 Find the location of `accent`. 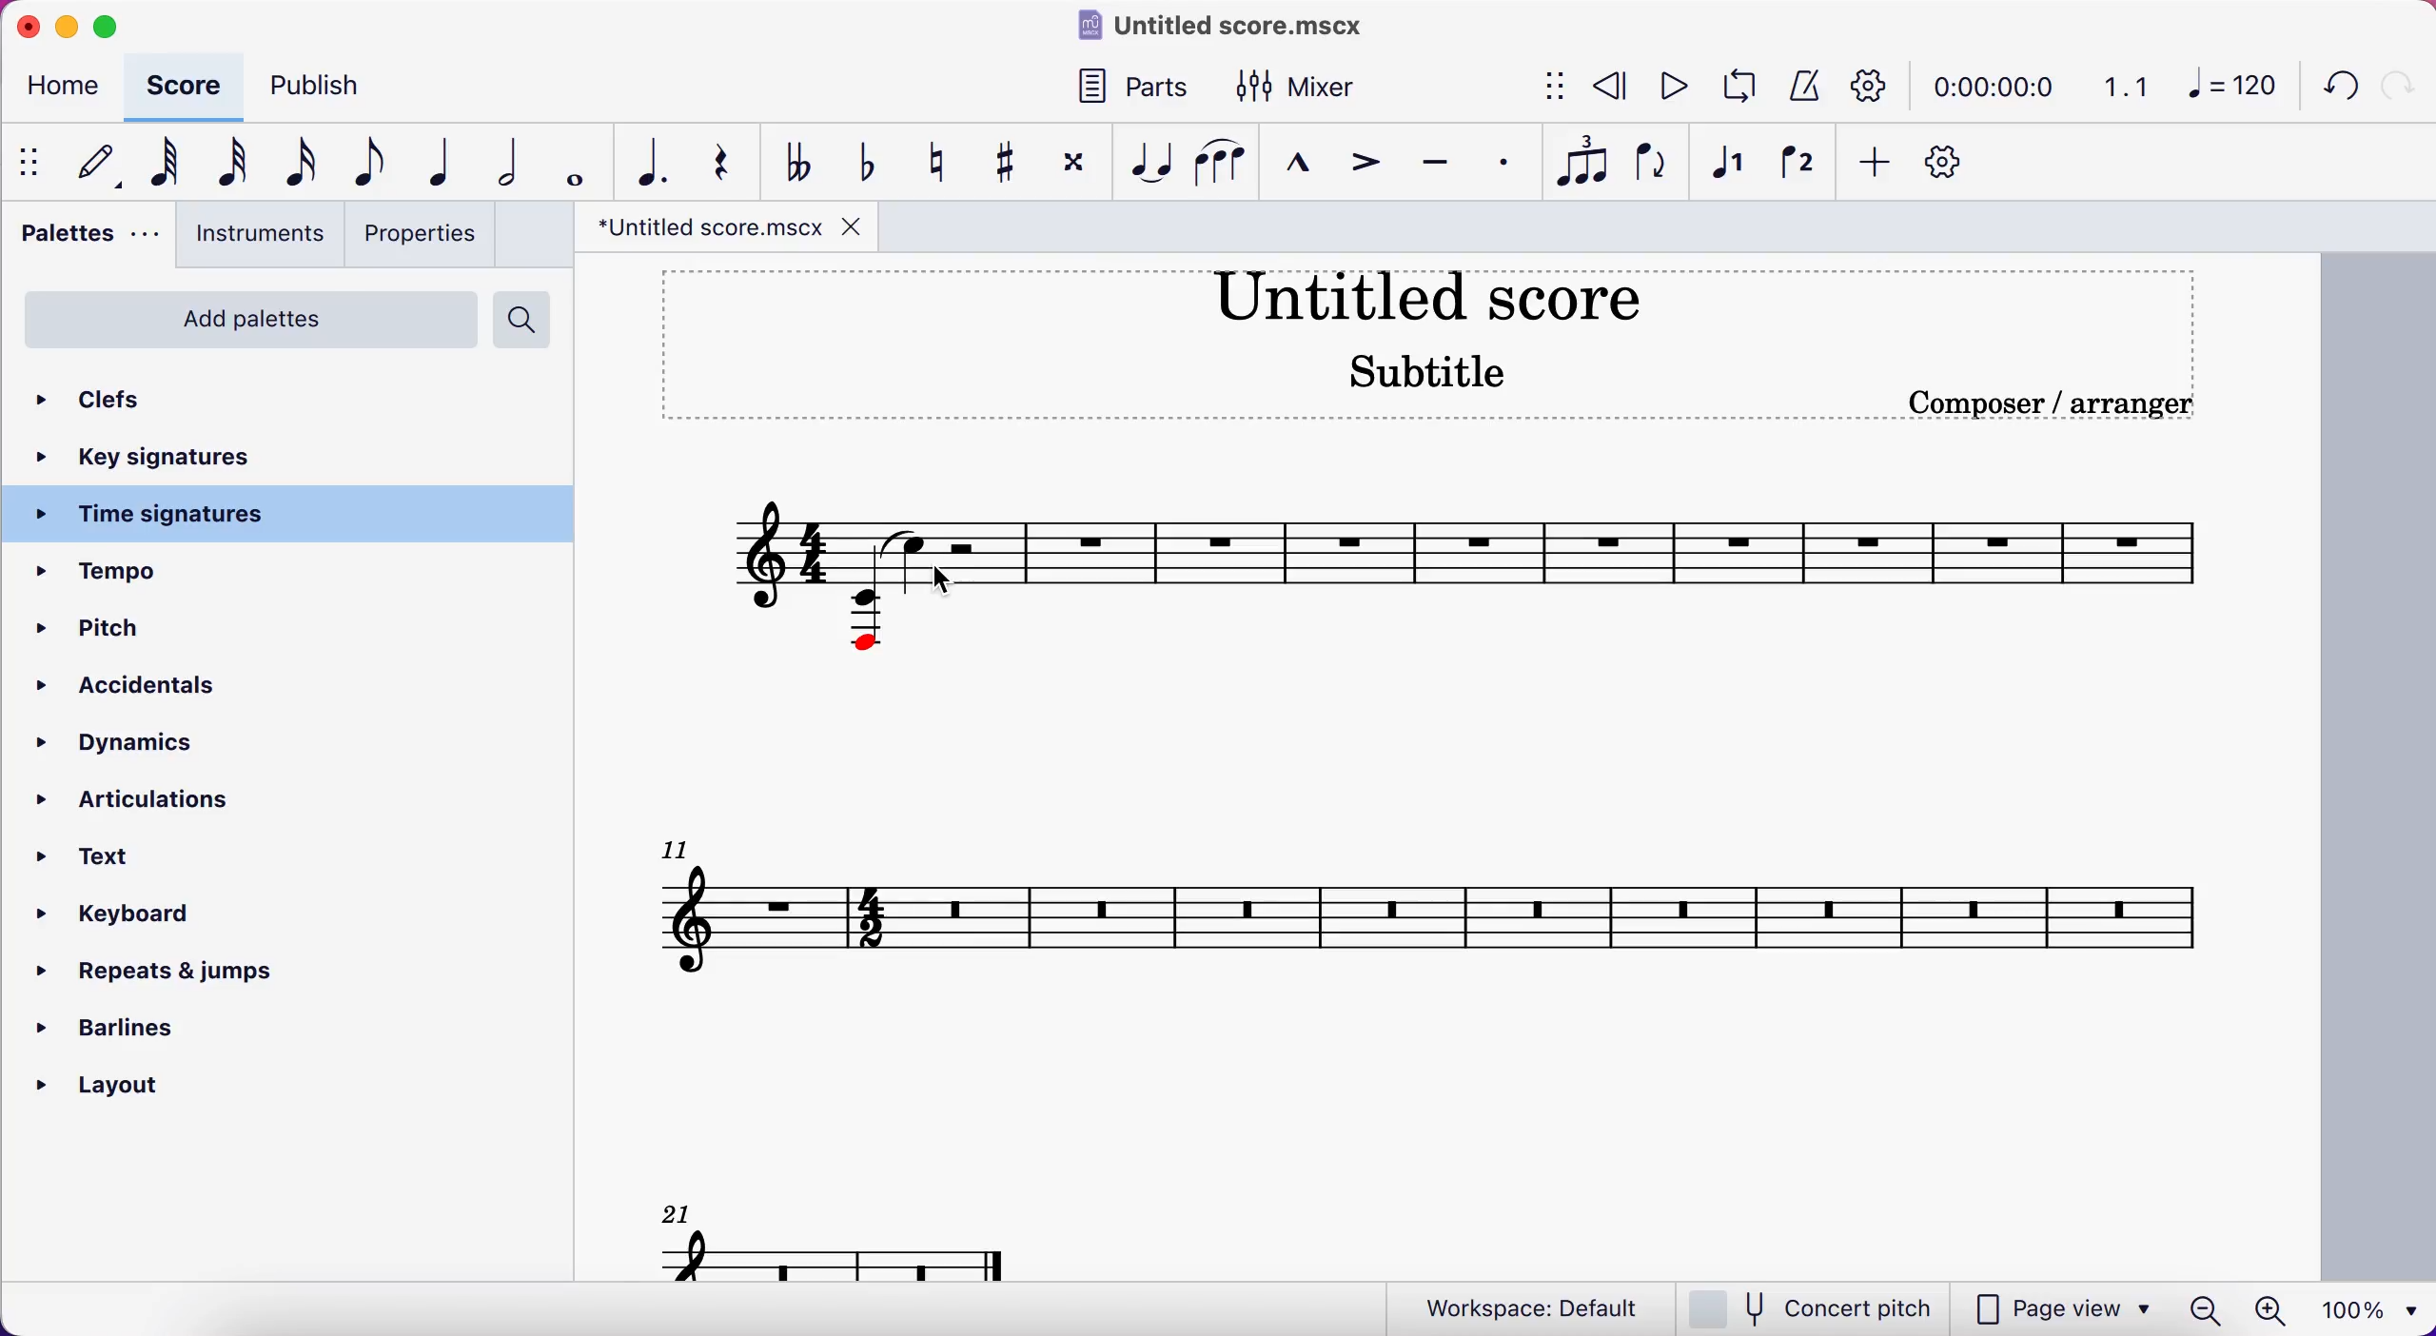

accent is located at coordinates (1363, 167).